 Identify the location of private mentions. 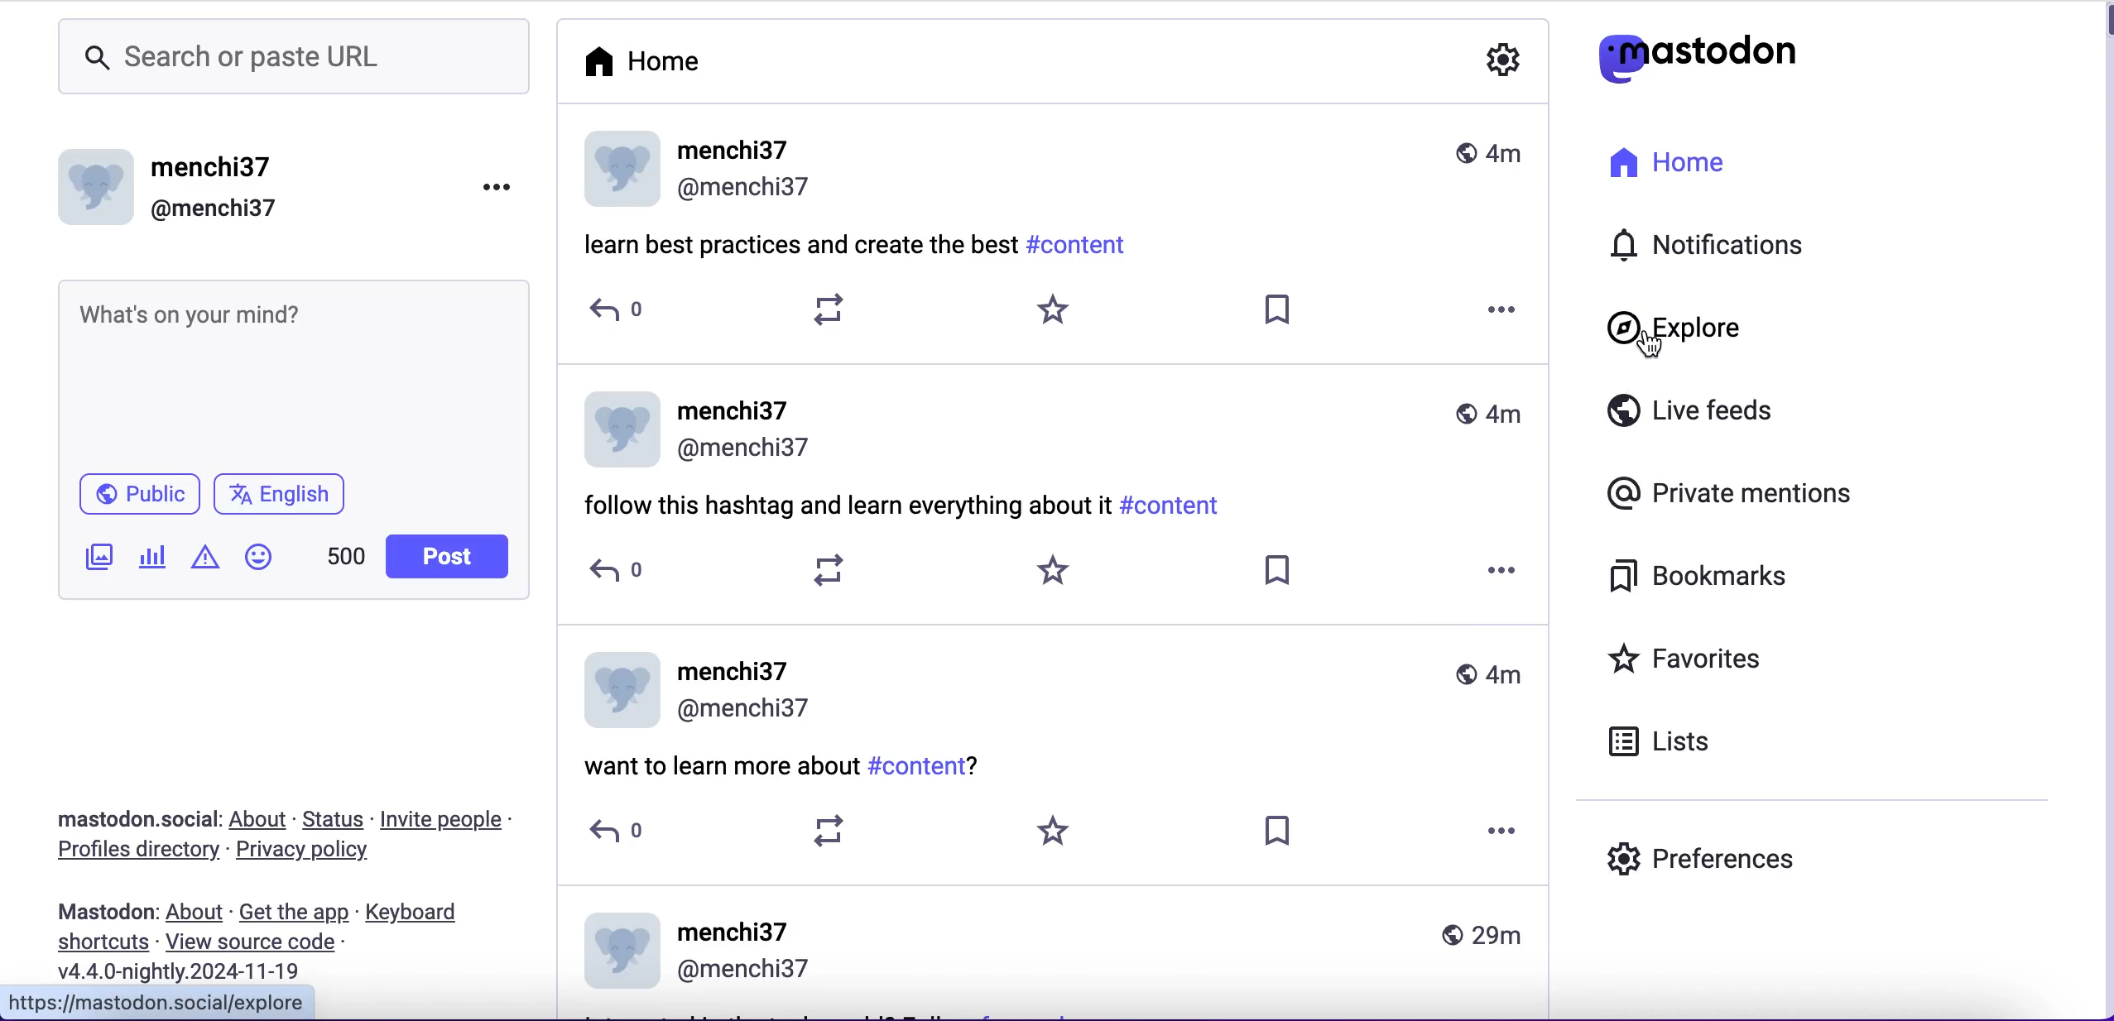
(1724, 497).